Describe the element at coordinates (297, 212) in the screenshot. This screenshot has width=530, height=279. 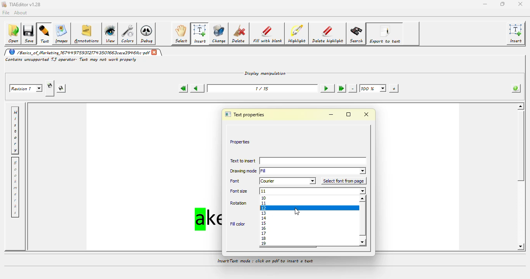
I see `cursor` at that location.